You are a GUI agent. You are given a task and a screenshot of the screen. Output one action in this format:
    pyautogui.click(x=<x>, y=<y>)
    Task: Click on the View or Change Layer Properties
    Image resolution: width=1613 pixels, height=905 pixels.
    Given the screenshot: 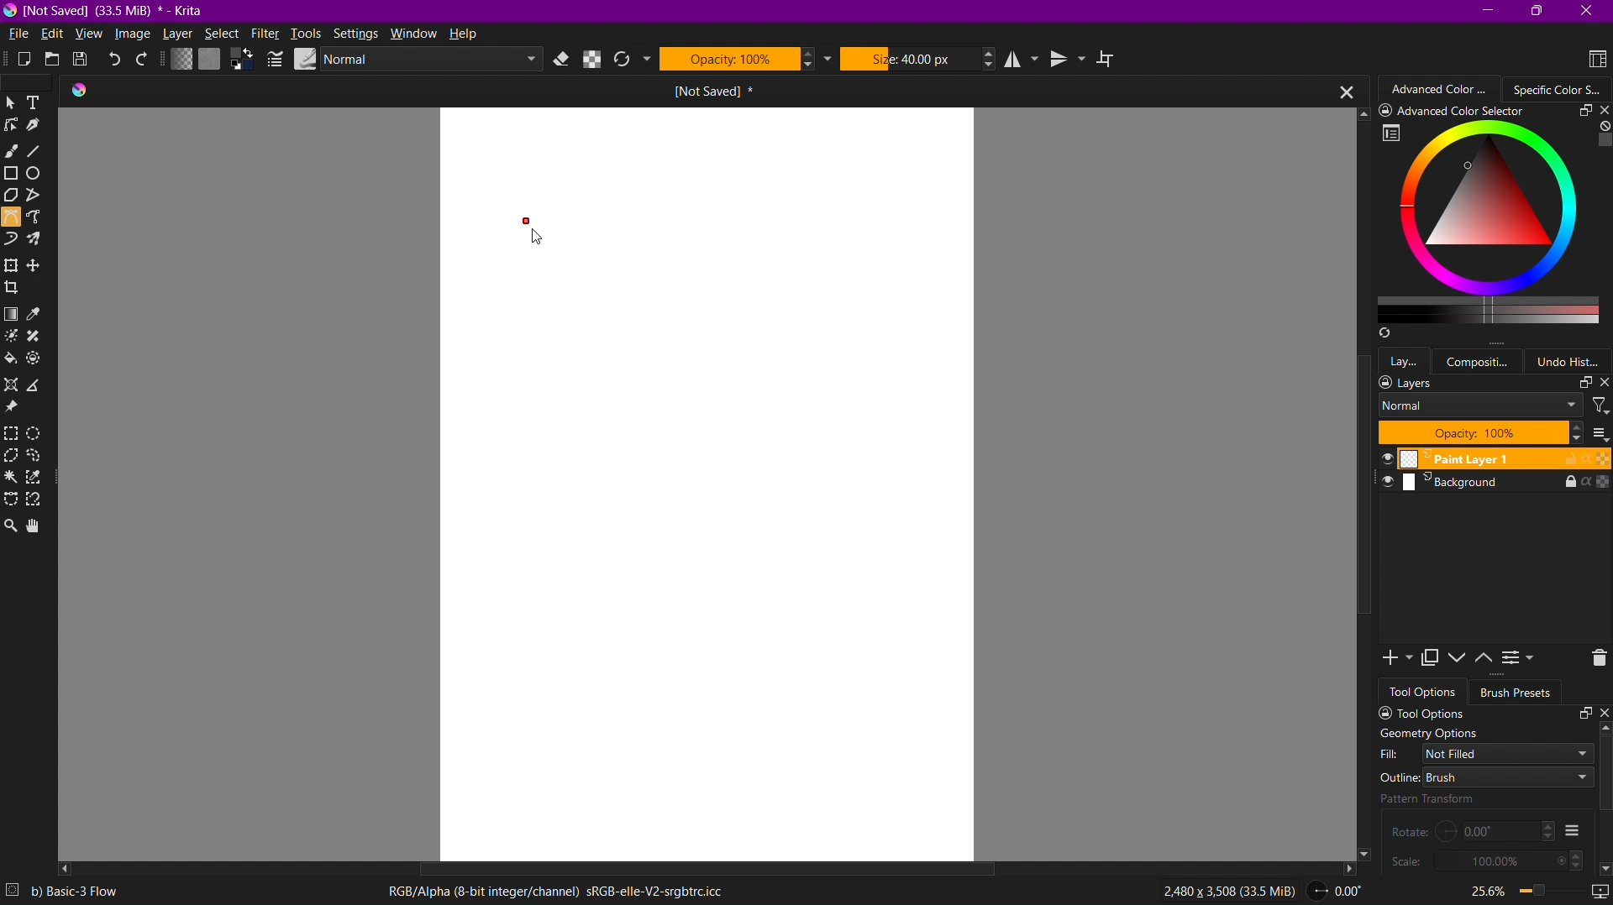 What is the action you would take?
    pyautogui.click(x=1520, y=661)
    